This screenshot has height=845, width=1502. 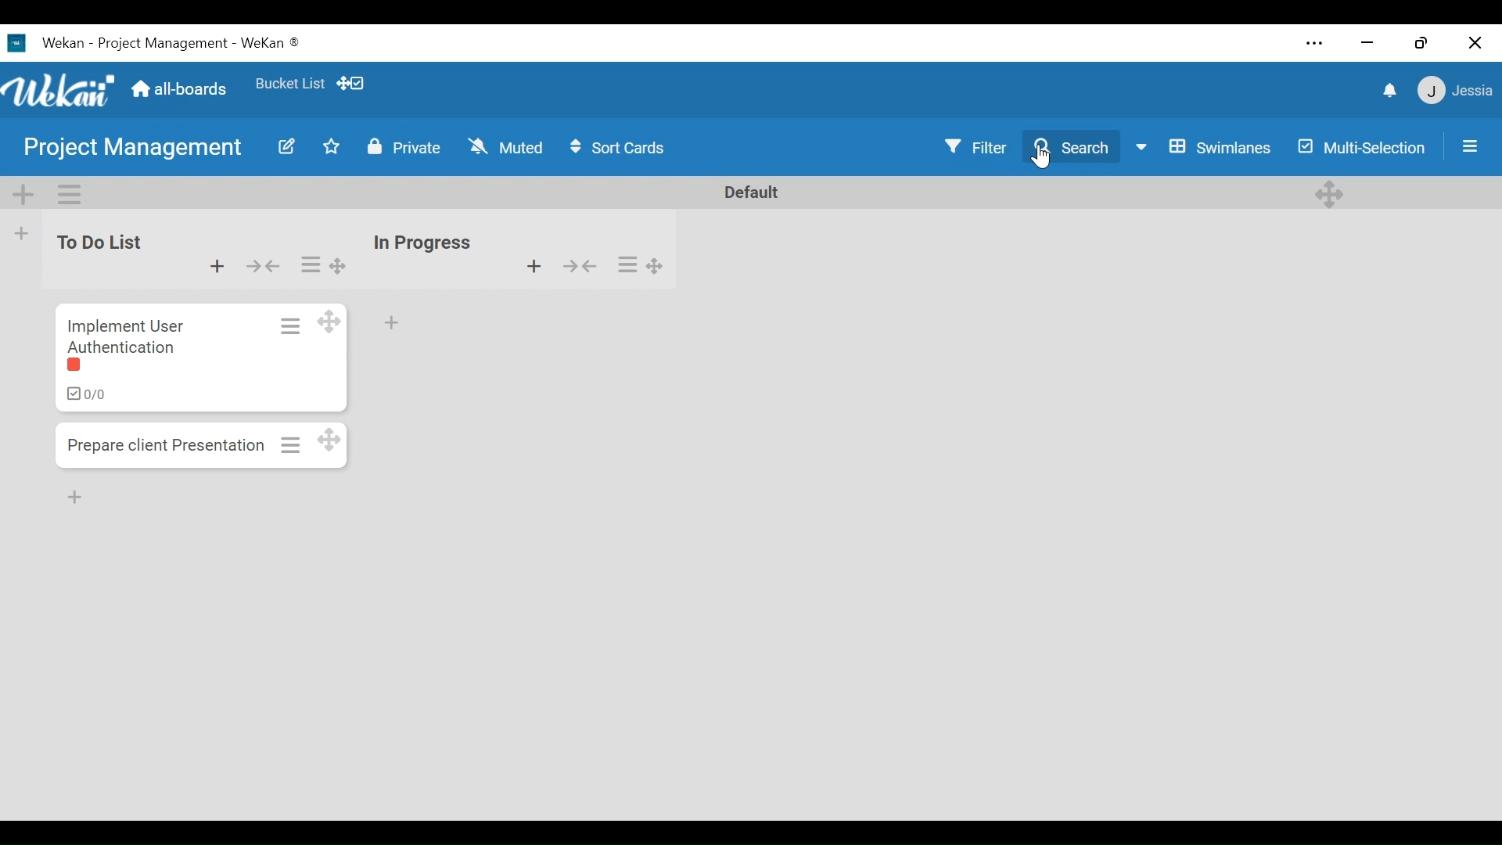 I want to click on list actions, so click(x=311, y=265).